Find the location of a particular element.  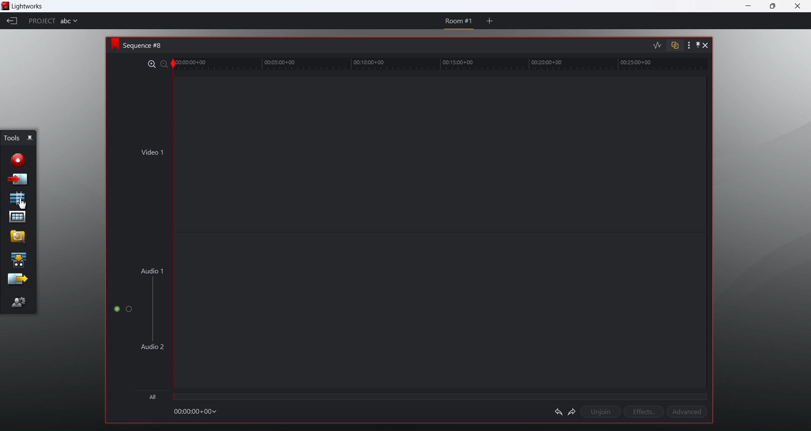

back is located at coordinates (11, 23).